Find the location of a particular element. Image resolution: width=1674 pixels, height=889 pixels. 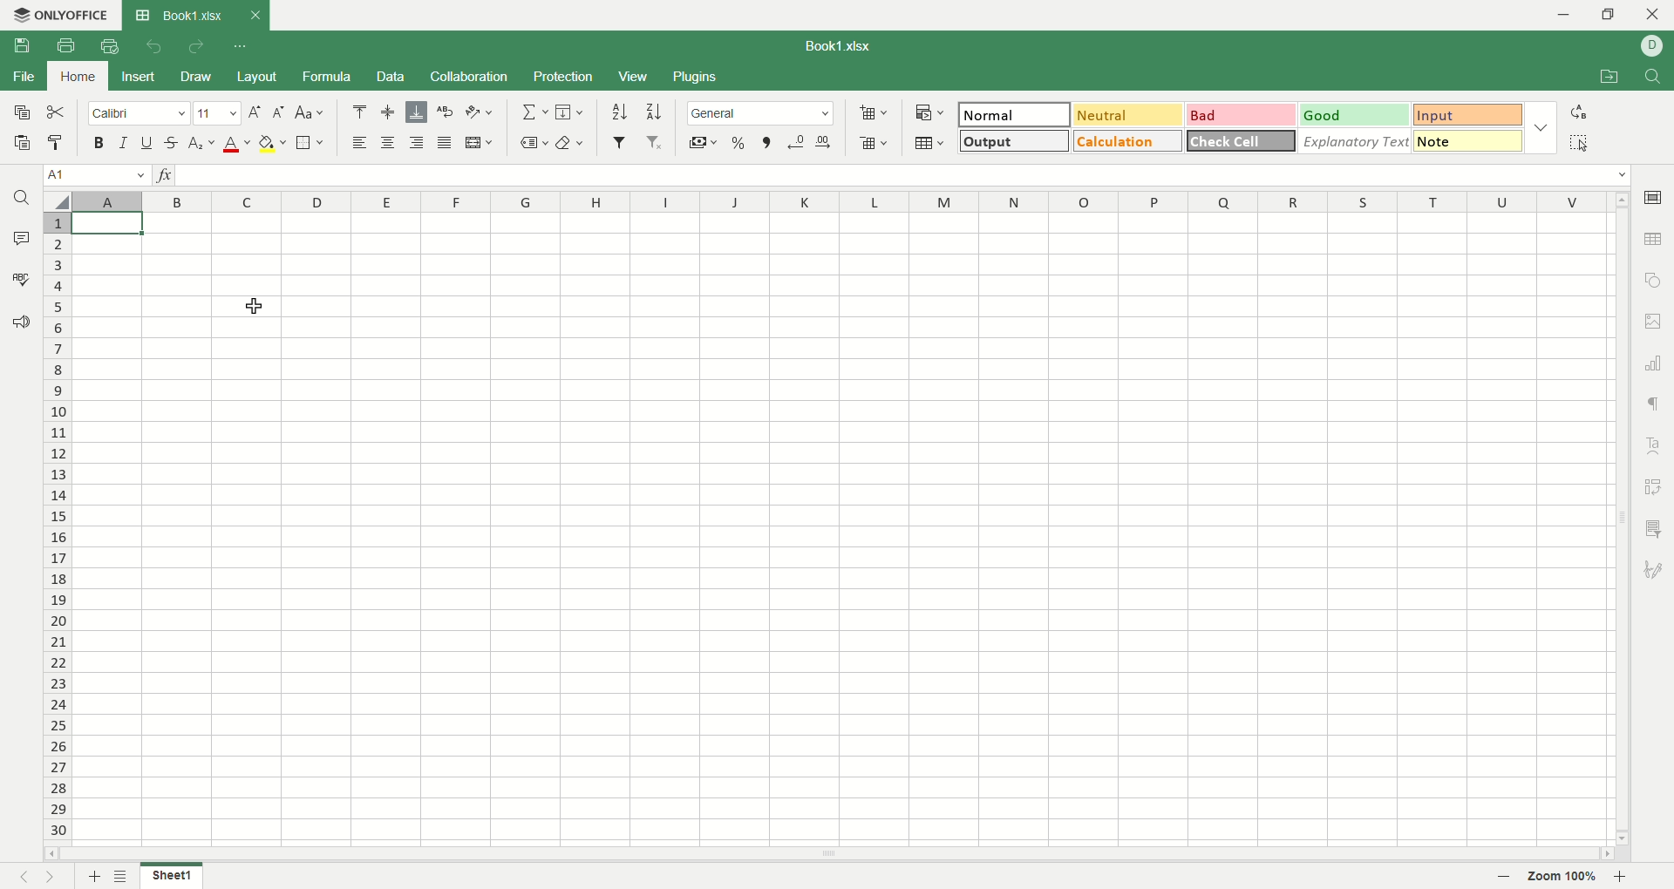

named ranges is located at coordinates (534, 142).